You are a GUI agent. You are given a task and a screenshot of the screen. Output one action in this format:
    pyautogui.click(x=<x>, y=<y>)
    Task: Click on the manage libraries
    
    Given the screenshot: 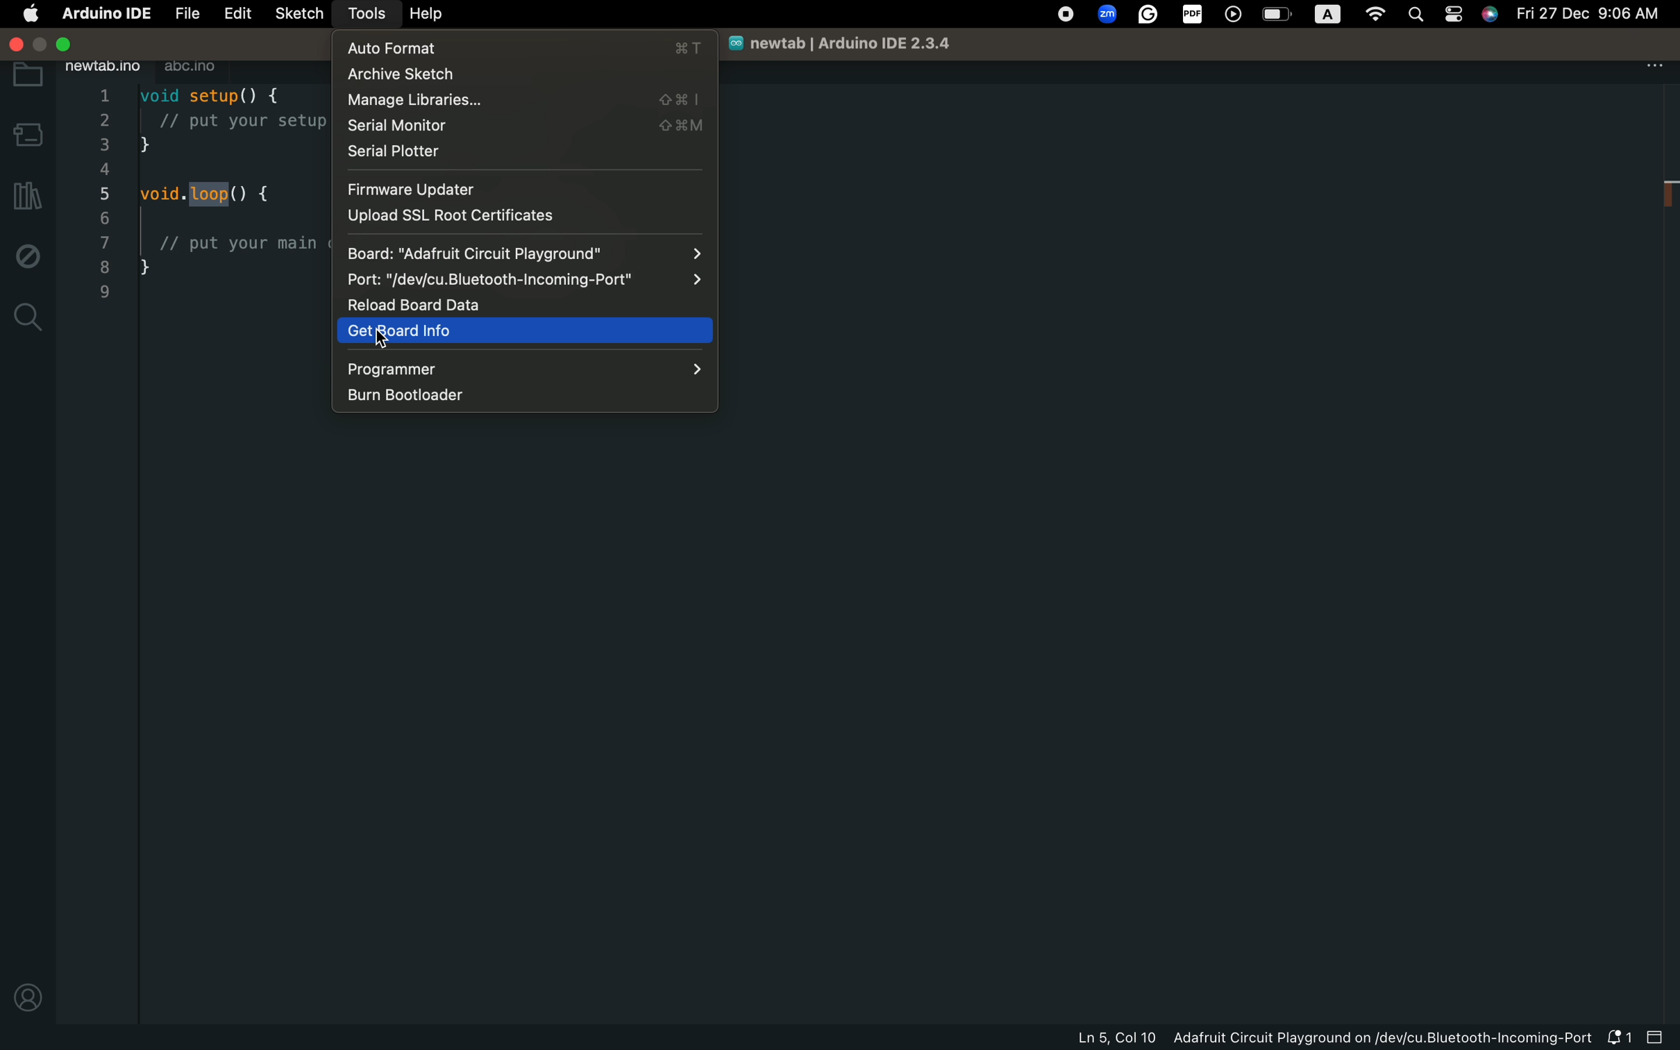 What is the action you would take?
    pyautogui.click(x=526, y=99)
    